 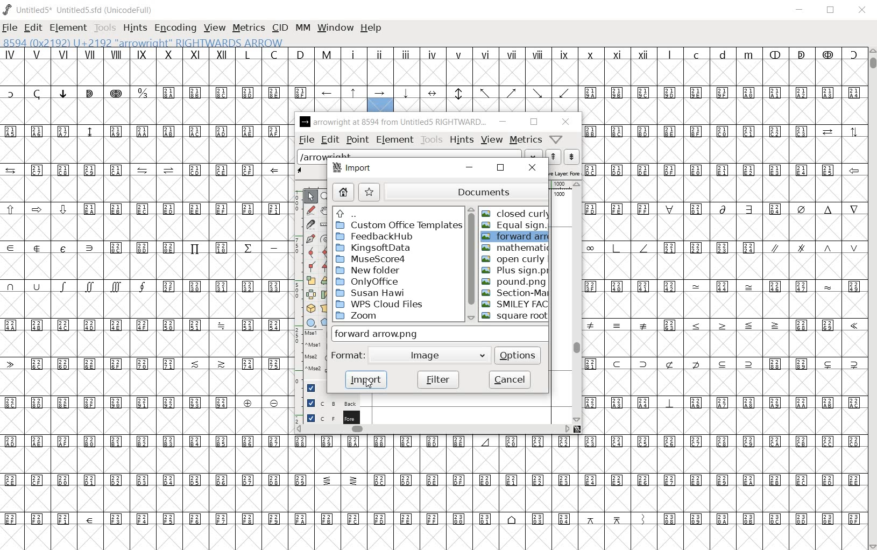 I want to click on Import, so click(x=353, y=169).